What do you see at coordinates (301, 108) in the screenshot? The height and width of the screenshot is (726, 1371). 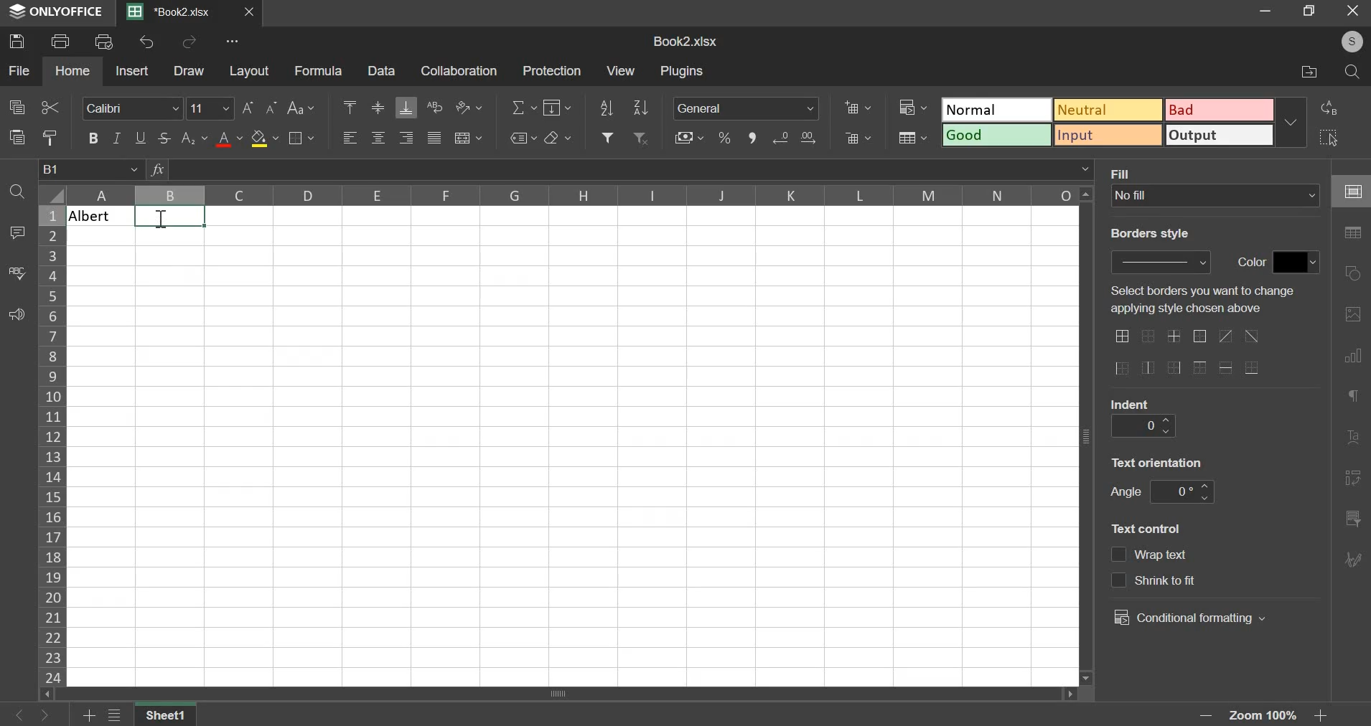 I see `change case` at bounding box center [301, 108].